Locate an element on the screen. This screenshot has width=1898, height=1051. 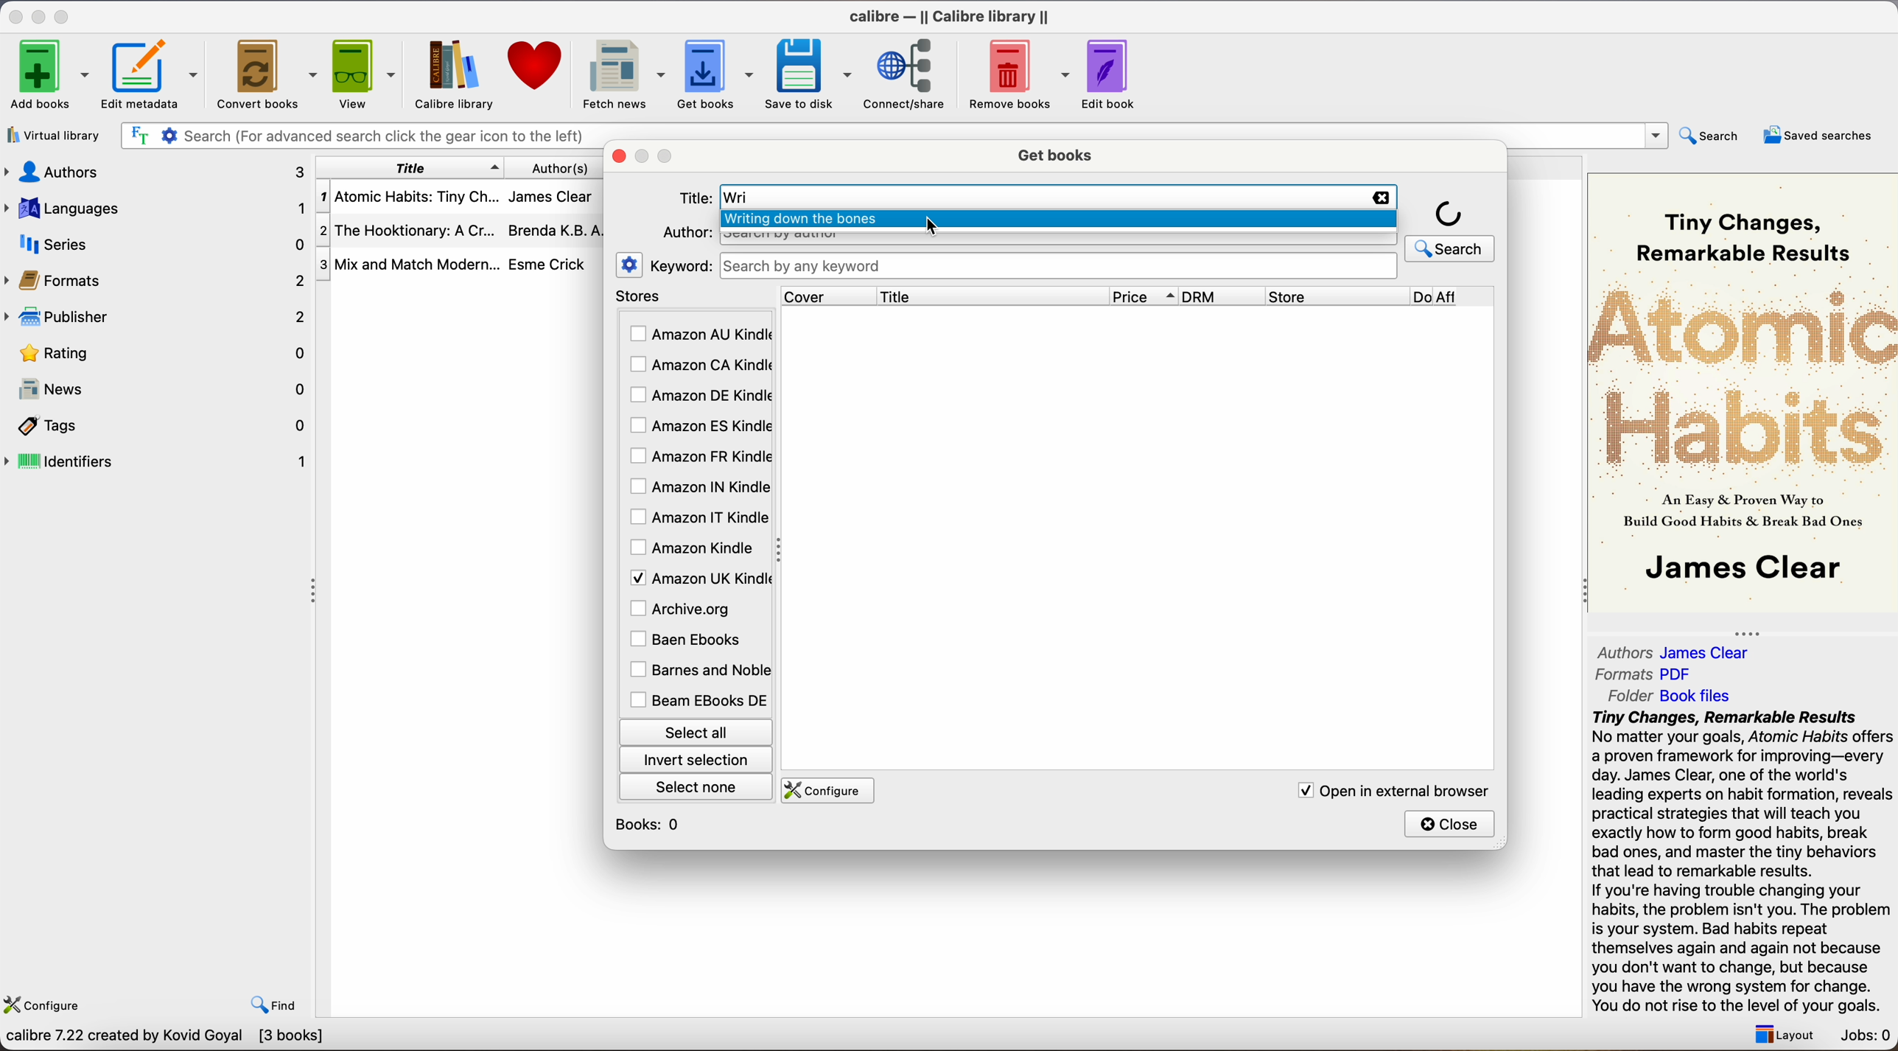
search bar is located at coordinates (357, 136).